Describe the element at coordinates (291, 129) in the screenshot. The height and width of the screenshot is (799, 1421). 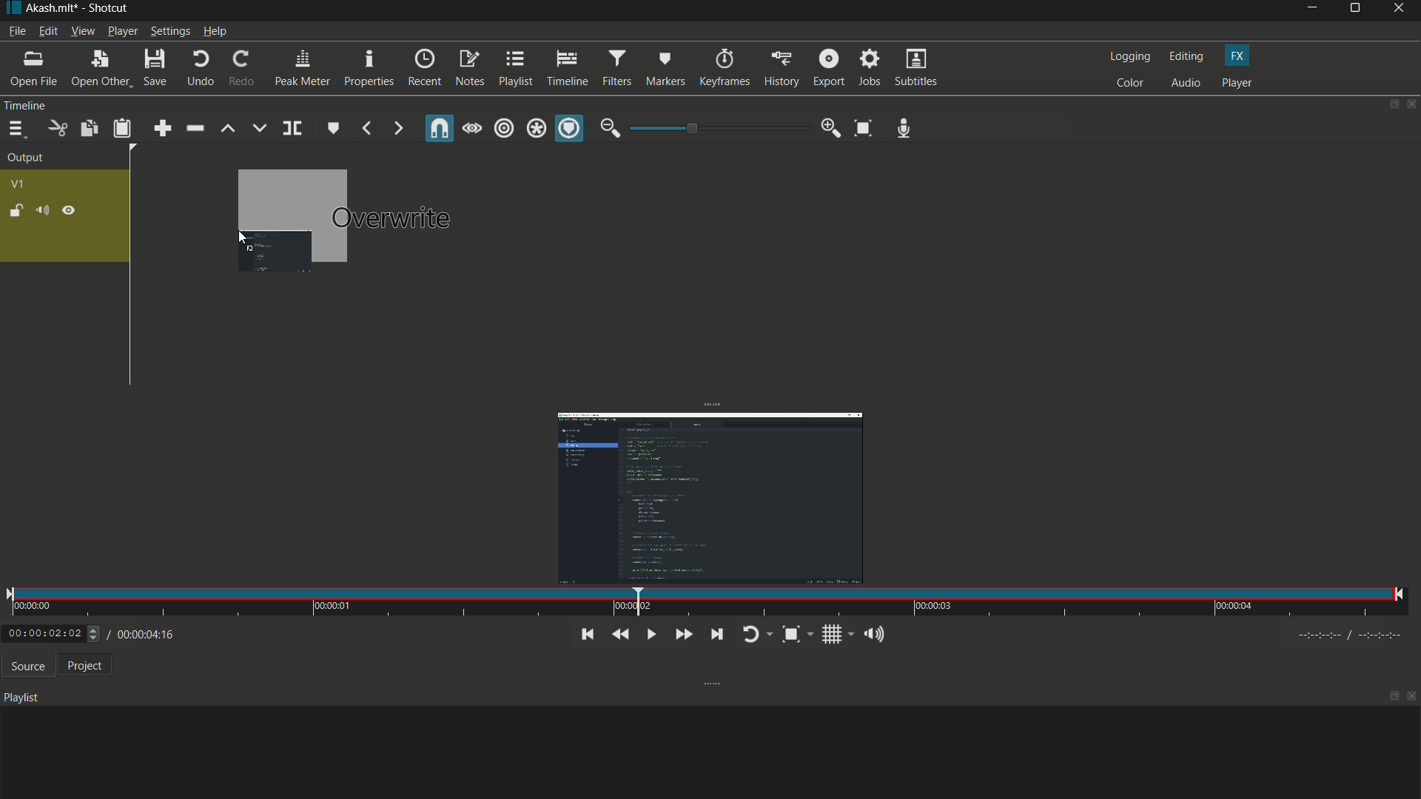
I see `split as playhead` at that location.